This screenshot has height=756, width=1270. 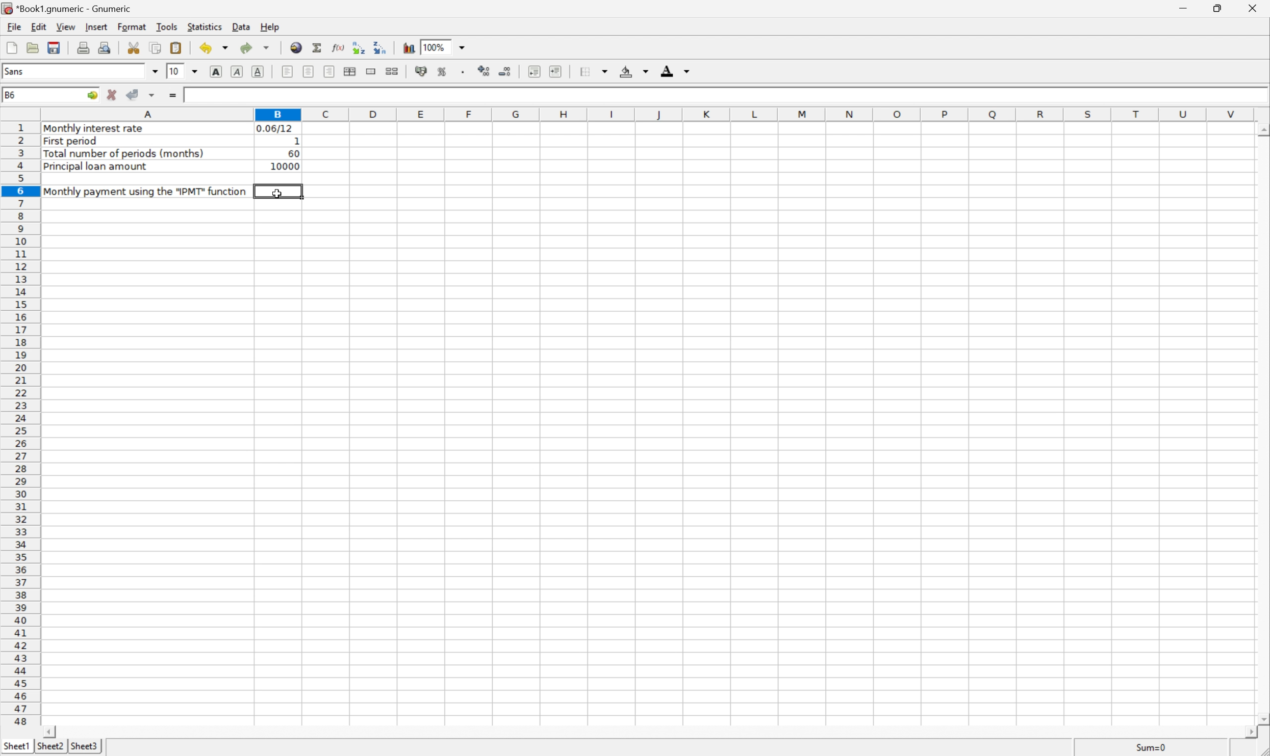 I want to click on Sort the selected region in ascending order based on the first column selected, so click(x=358, y=47).